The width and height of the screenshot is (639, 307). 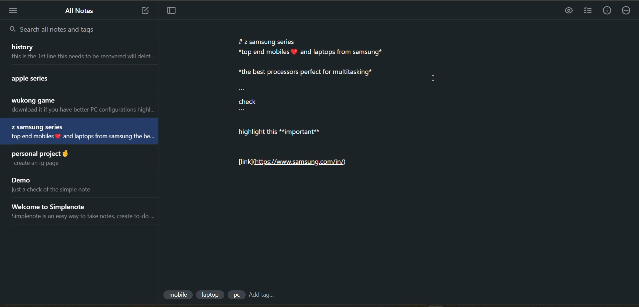 I want to click on search all notes and tags, so click(x=70, y=31).